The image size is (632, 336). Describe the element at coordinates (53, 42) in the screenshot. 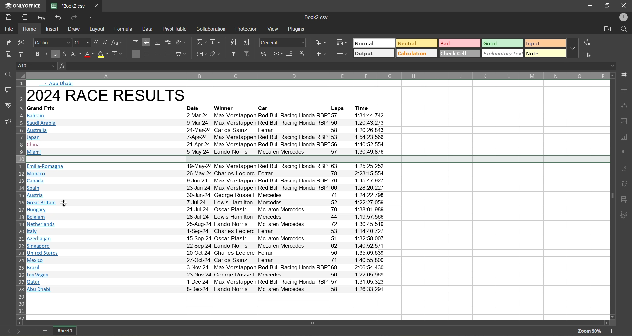

I see `font style` at that location.